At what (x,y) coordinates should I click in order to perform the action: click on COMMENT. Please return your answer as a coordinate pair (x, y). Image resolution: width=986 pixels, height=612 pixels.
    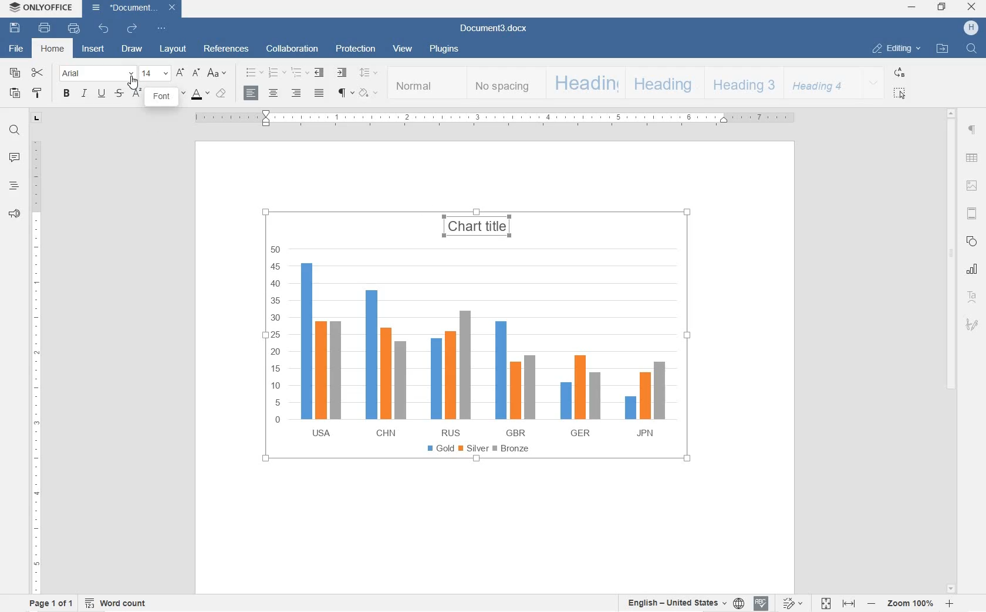
    Looking at the image, I should click on (15, 157).